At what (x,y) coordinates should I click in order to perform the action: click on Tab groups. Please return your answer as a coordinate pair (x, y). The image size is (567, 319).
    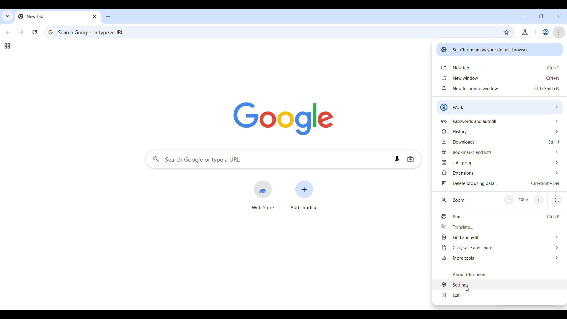
    Looking at the image, I should click on (7, 46).